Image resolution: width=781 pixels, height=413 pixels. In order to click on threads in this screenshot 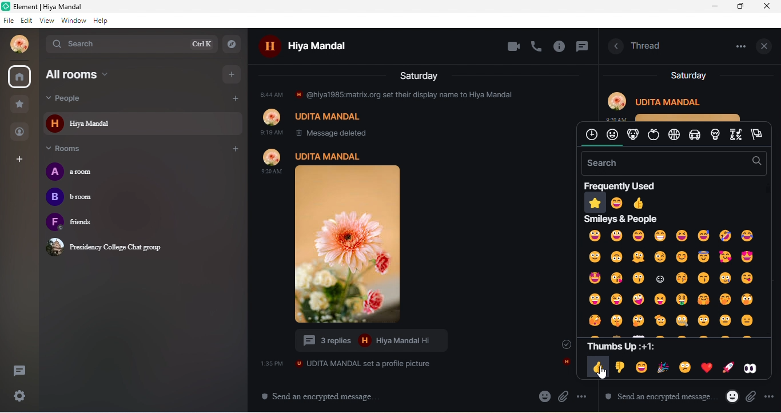, I will do `click(581, 48)`.